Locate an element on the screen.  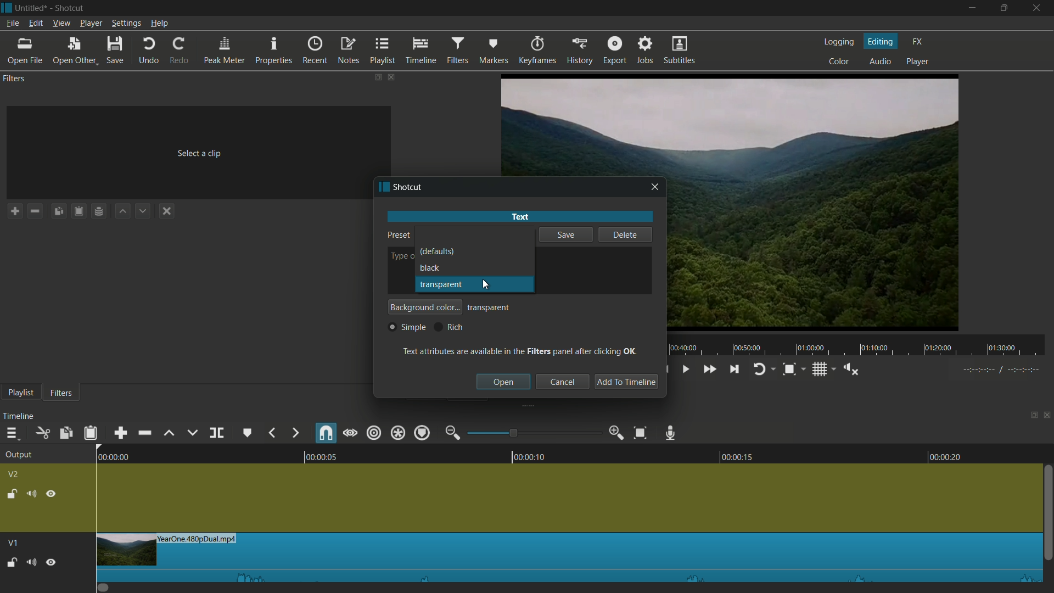
close window is located at coordinates (655, 187).